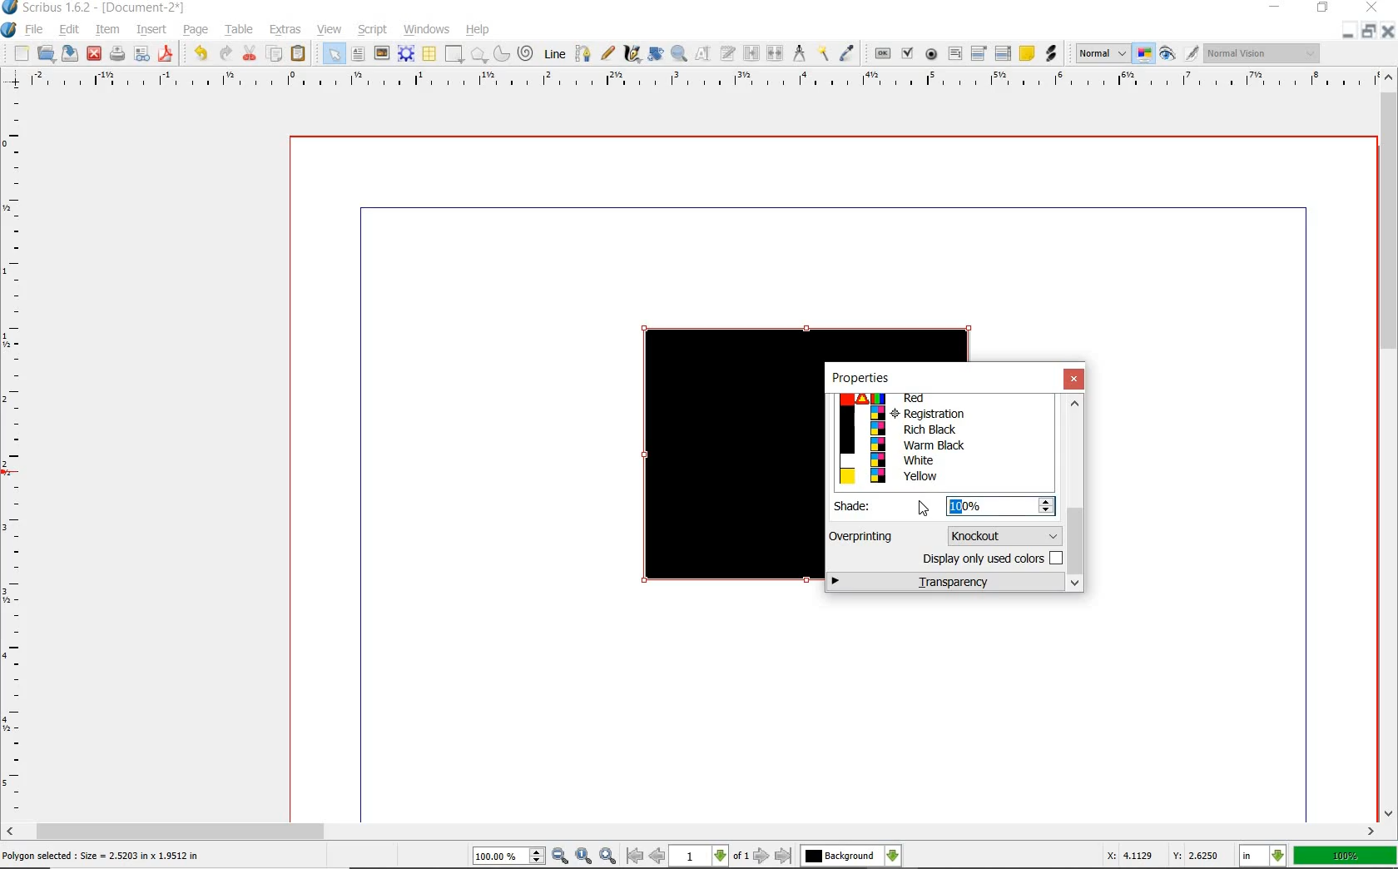 Image resolution: width=1398 pixels, height=869 pixels. What do you see at coordinates (167, 54) in the screenshot?
I see `save as pdf` at bounding box center [167, 54].